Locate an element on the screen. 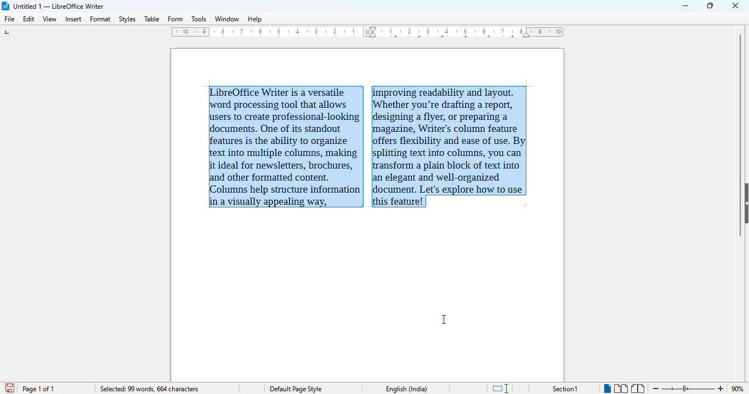  minimize is located at coordinates (686, 6).